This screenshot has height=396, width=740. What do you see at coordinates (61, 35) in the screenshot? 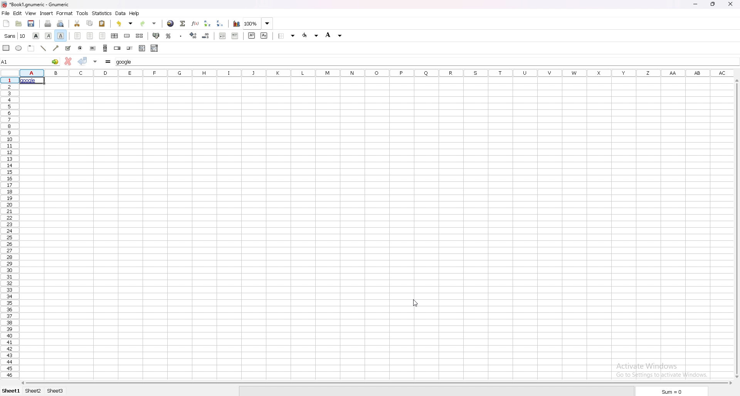
I see `underline` at bounding box center [61, 35].